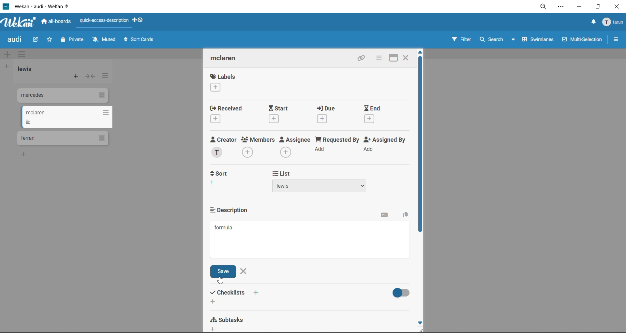 The width and height of the screenshot is (626, 333). Describe the element at coordinates (105, 39) in the screenshot. I see `muted` at that location.